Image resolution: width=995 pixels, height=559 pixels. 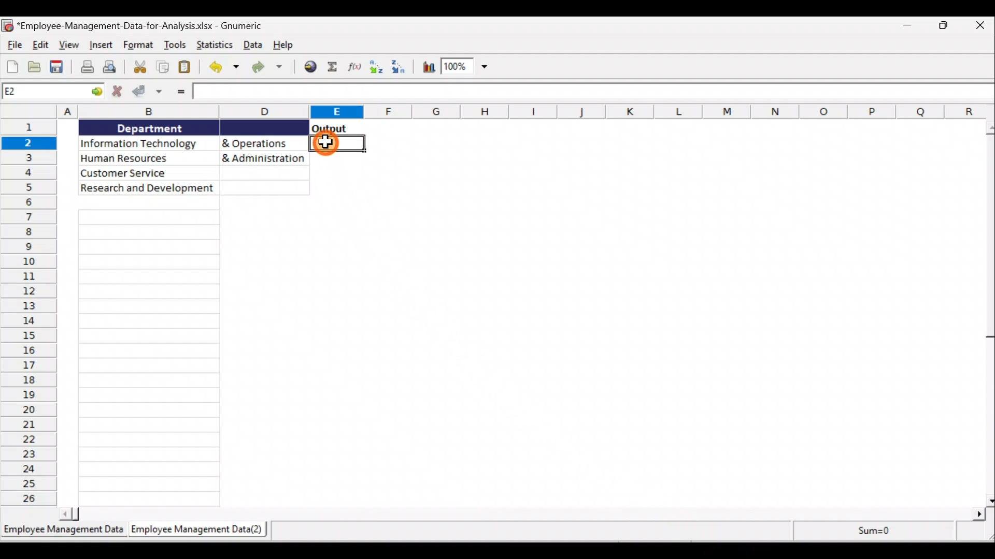 I want to click on selected cell, so click(x=338, y=146).